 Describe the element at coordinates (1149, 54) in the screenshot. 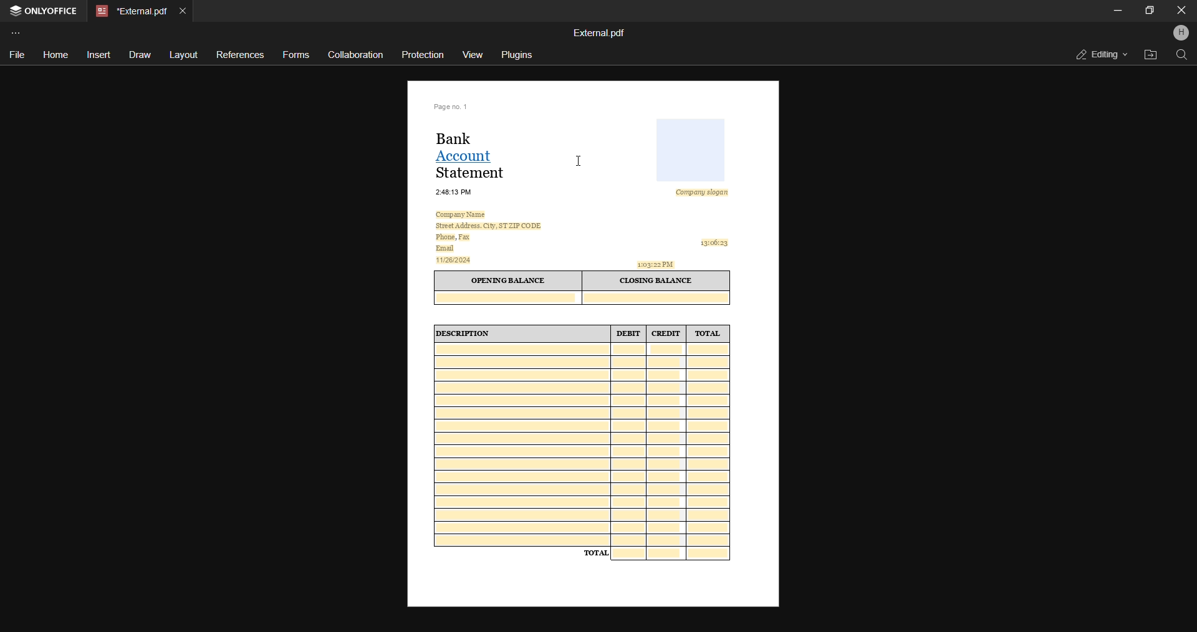

I see `open file location` at that location.